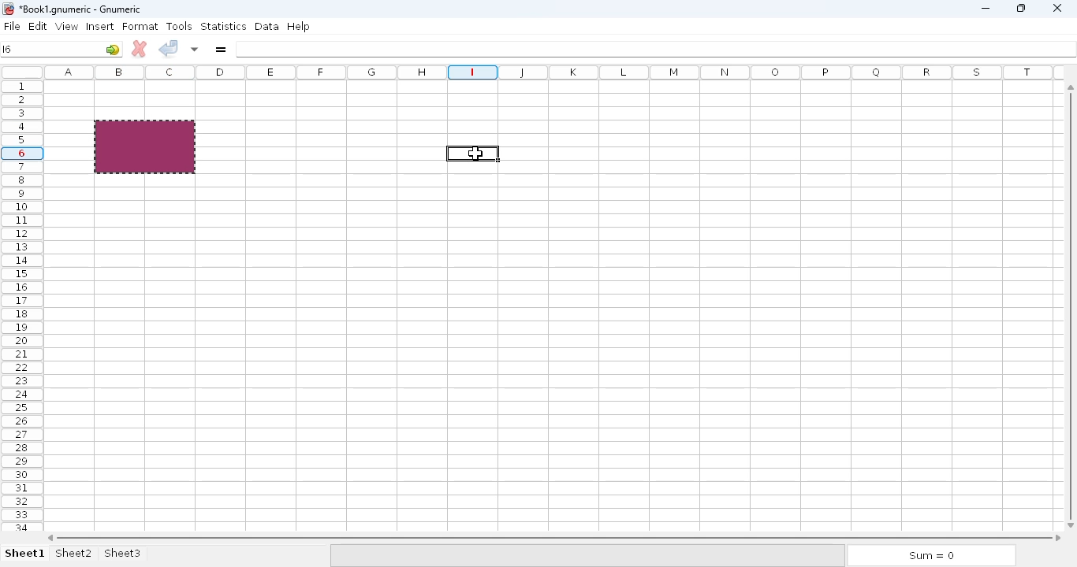  What do you see at coordinates (24, 553) in the screenshot?
I see `sheet 1` at bounding box center [24, 553].